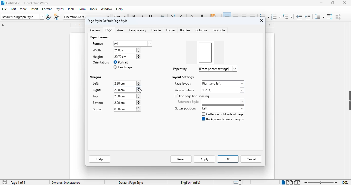  Describe the element at coordinates (299, 17) in the screenshot. I see `increase indent` at that location.